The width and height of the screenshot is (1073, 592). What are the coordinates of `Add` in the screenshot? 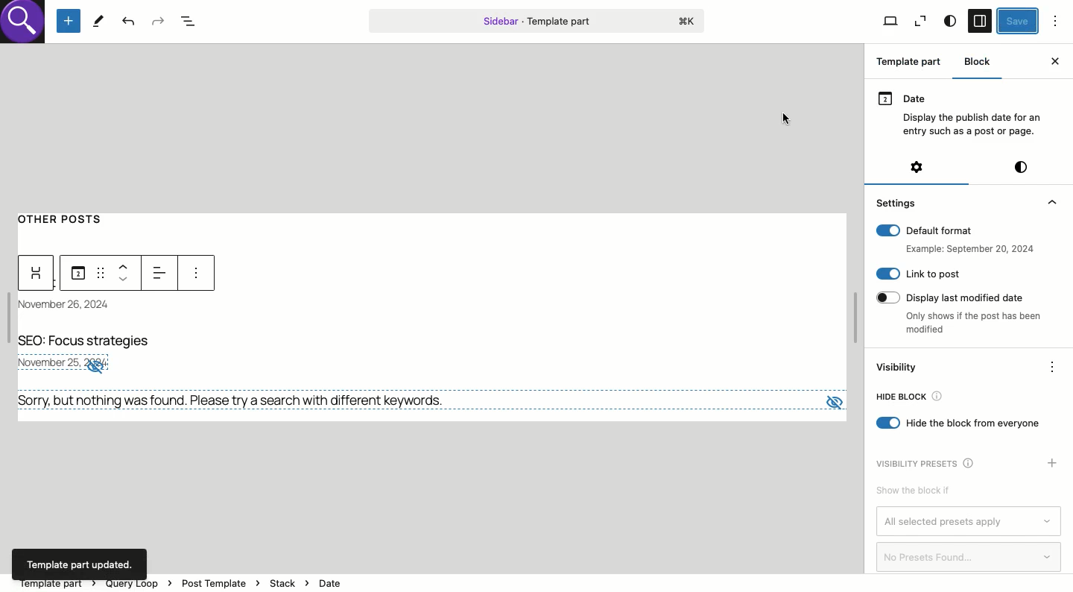 It's located at (1053, 463).